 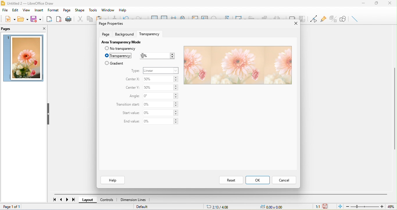 I want to click on insert, so click(x=40, y=10).